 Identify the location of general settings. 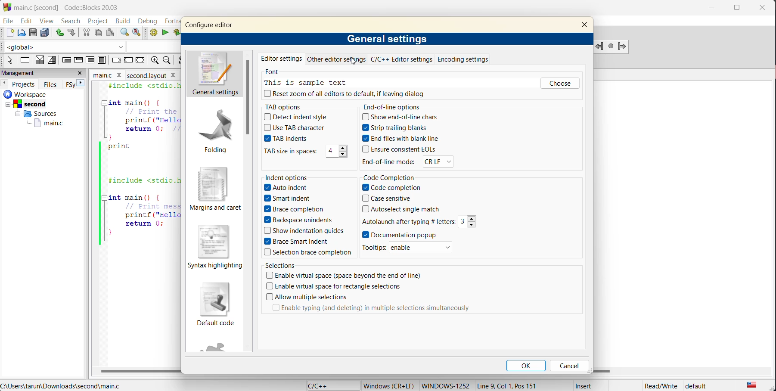
(214, 76).